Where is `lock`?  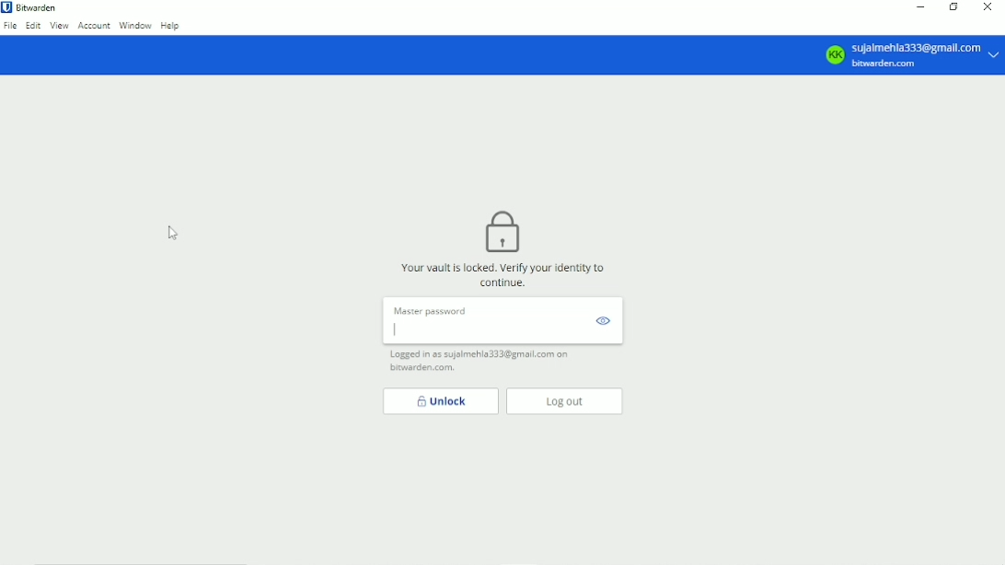
lock is located at coordinates (502, 228).